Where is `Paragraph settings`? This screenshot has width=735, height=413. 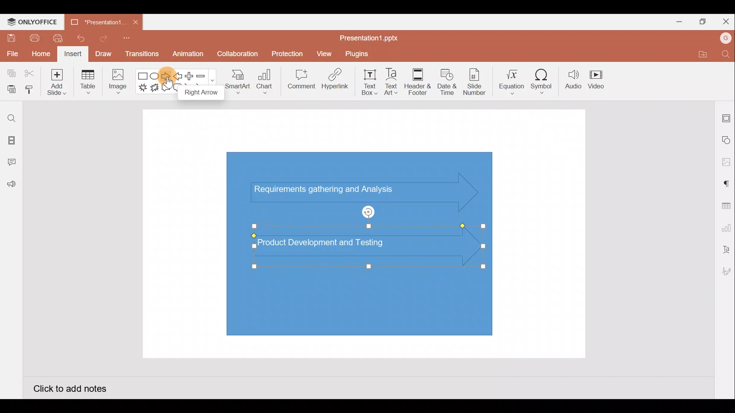 Paragraph settings is located at coordinates (726, 183).